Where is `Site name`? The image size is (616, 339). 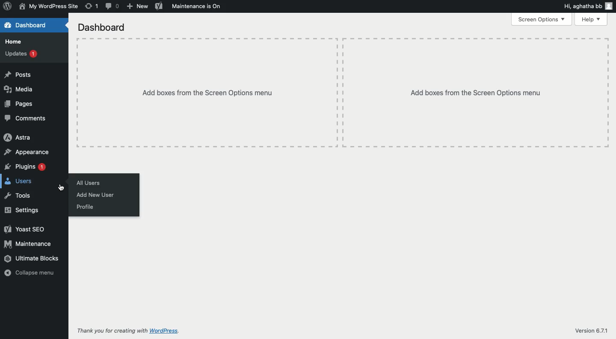 Site name is located at coordinates (48, 7).